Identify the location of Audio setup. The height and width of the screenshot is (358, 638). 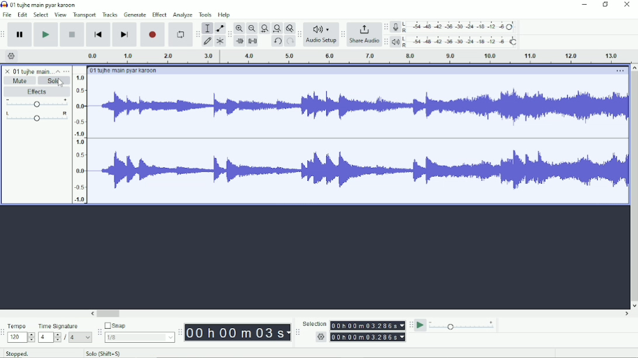
(321, 35).